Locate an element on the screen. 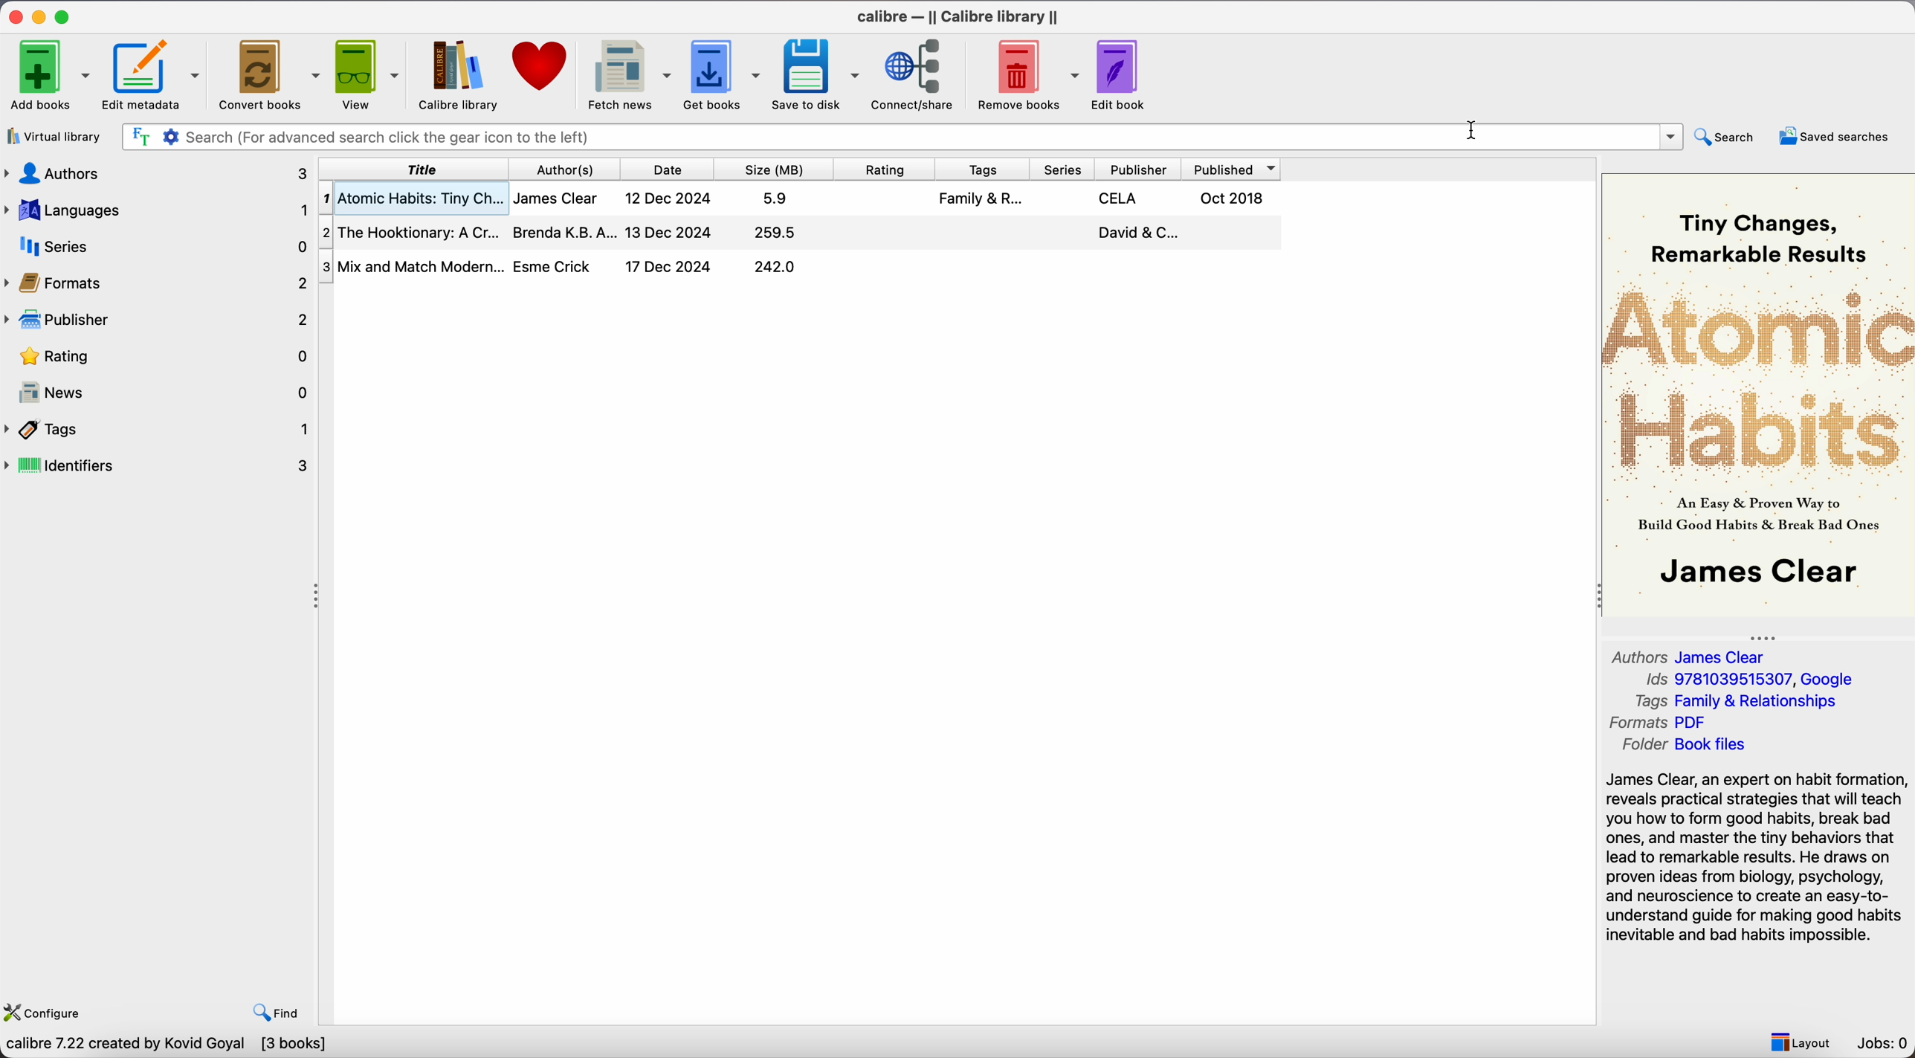  save to disk is located at coordinates (815, 74).